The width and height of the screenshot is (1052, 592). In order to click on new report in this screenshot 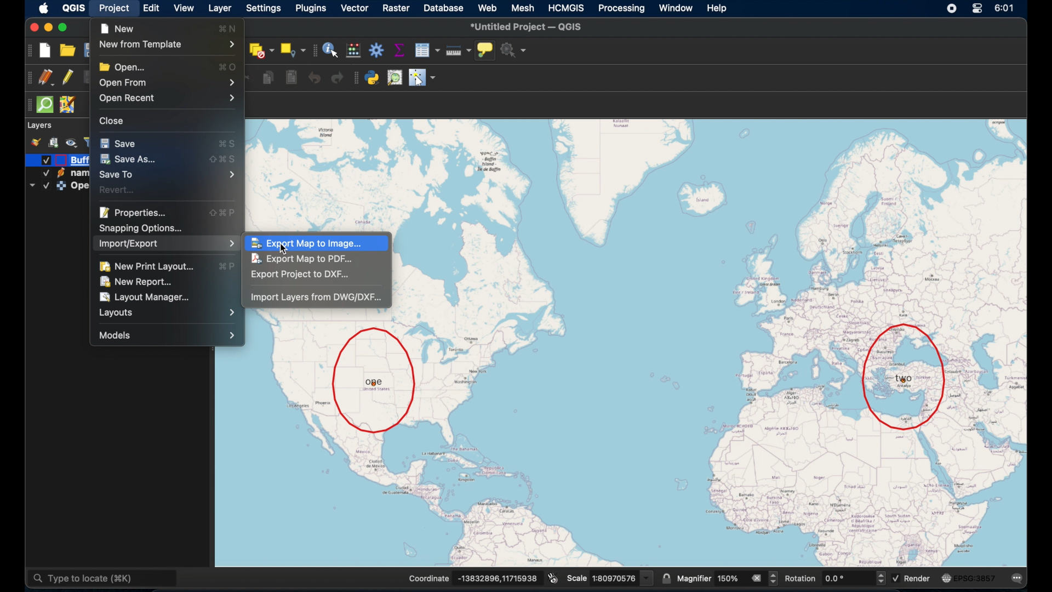, I will do `click(138, 281)`.